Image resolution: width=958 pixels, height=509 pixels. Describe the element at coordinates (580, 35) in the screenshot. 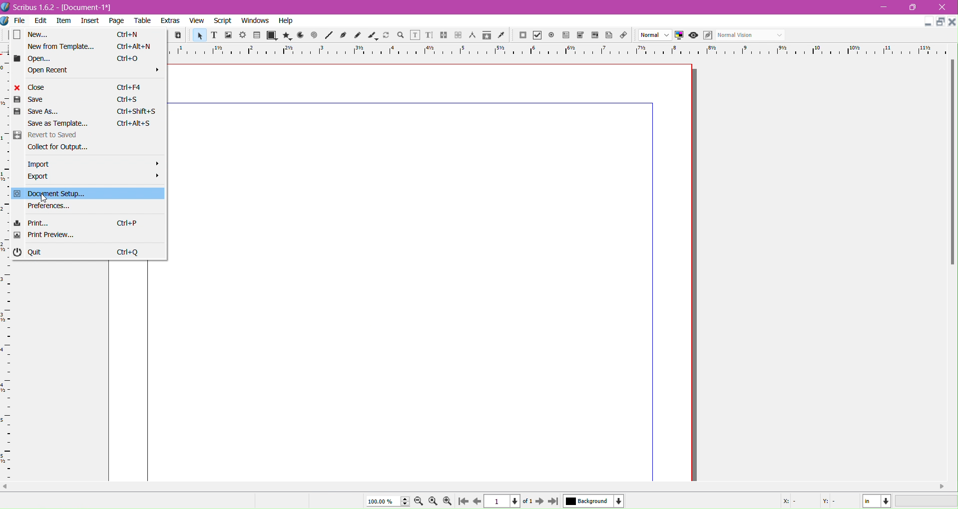

I see `pdf list box` at that location.